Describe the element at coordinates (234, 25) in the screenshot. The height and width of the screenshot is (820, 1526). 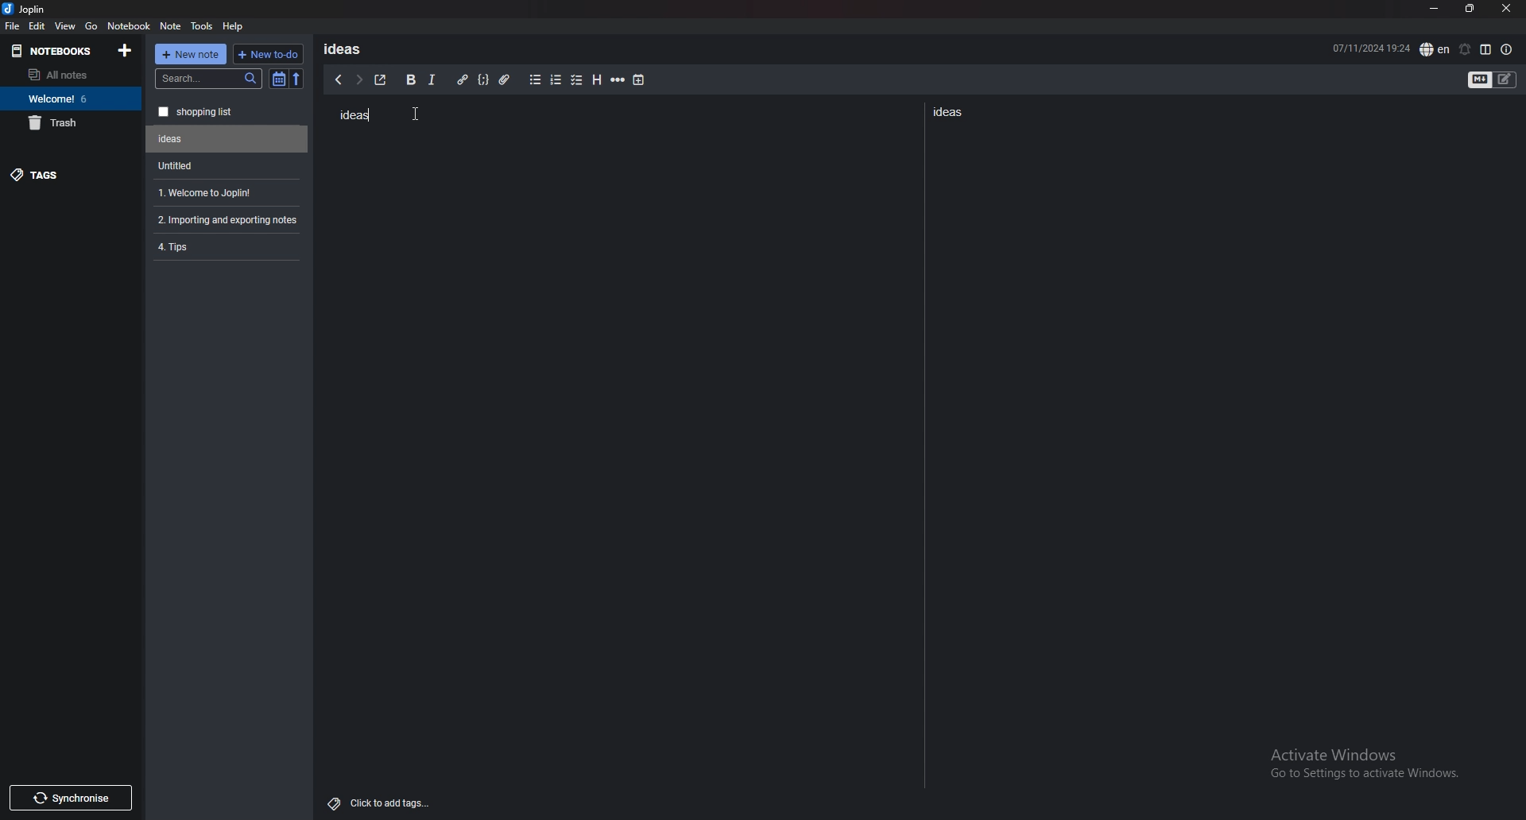
I see `help` at that location.